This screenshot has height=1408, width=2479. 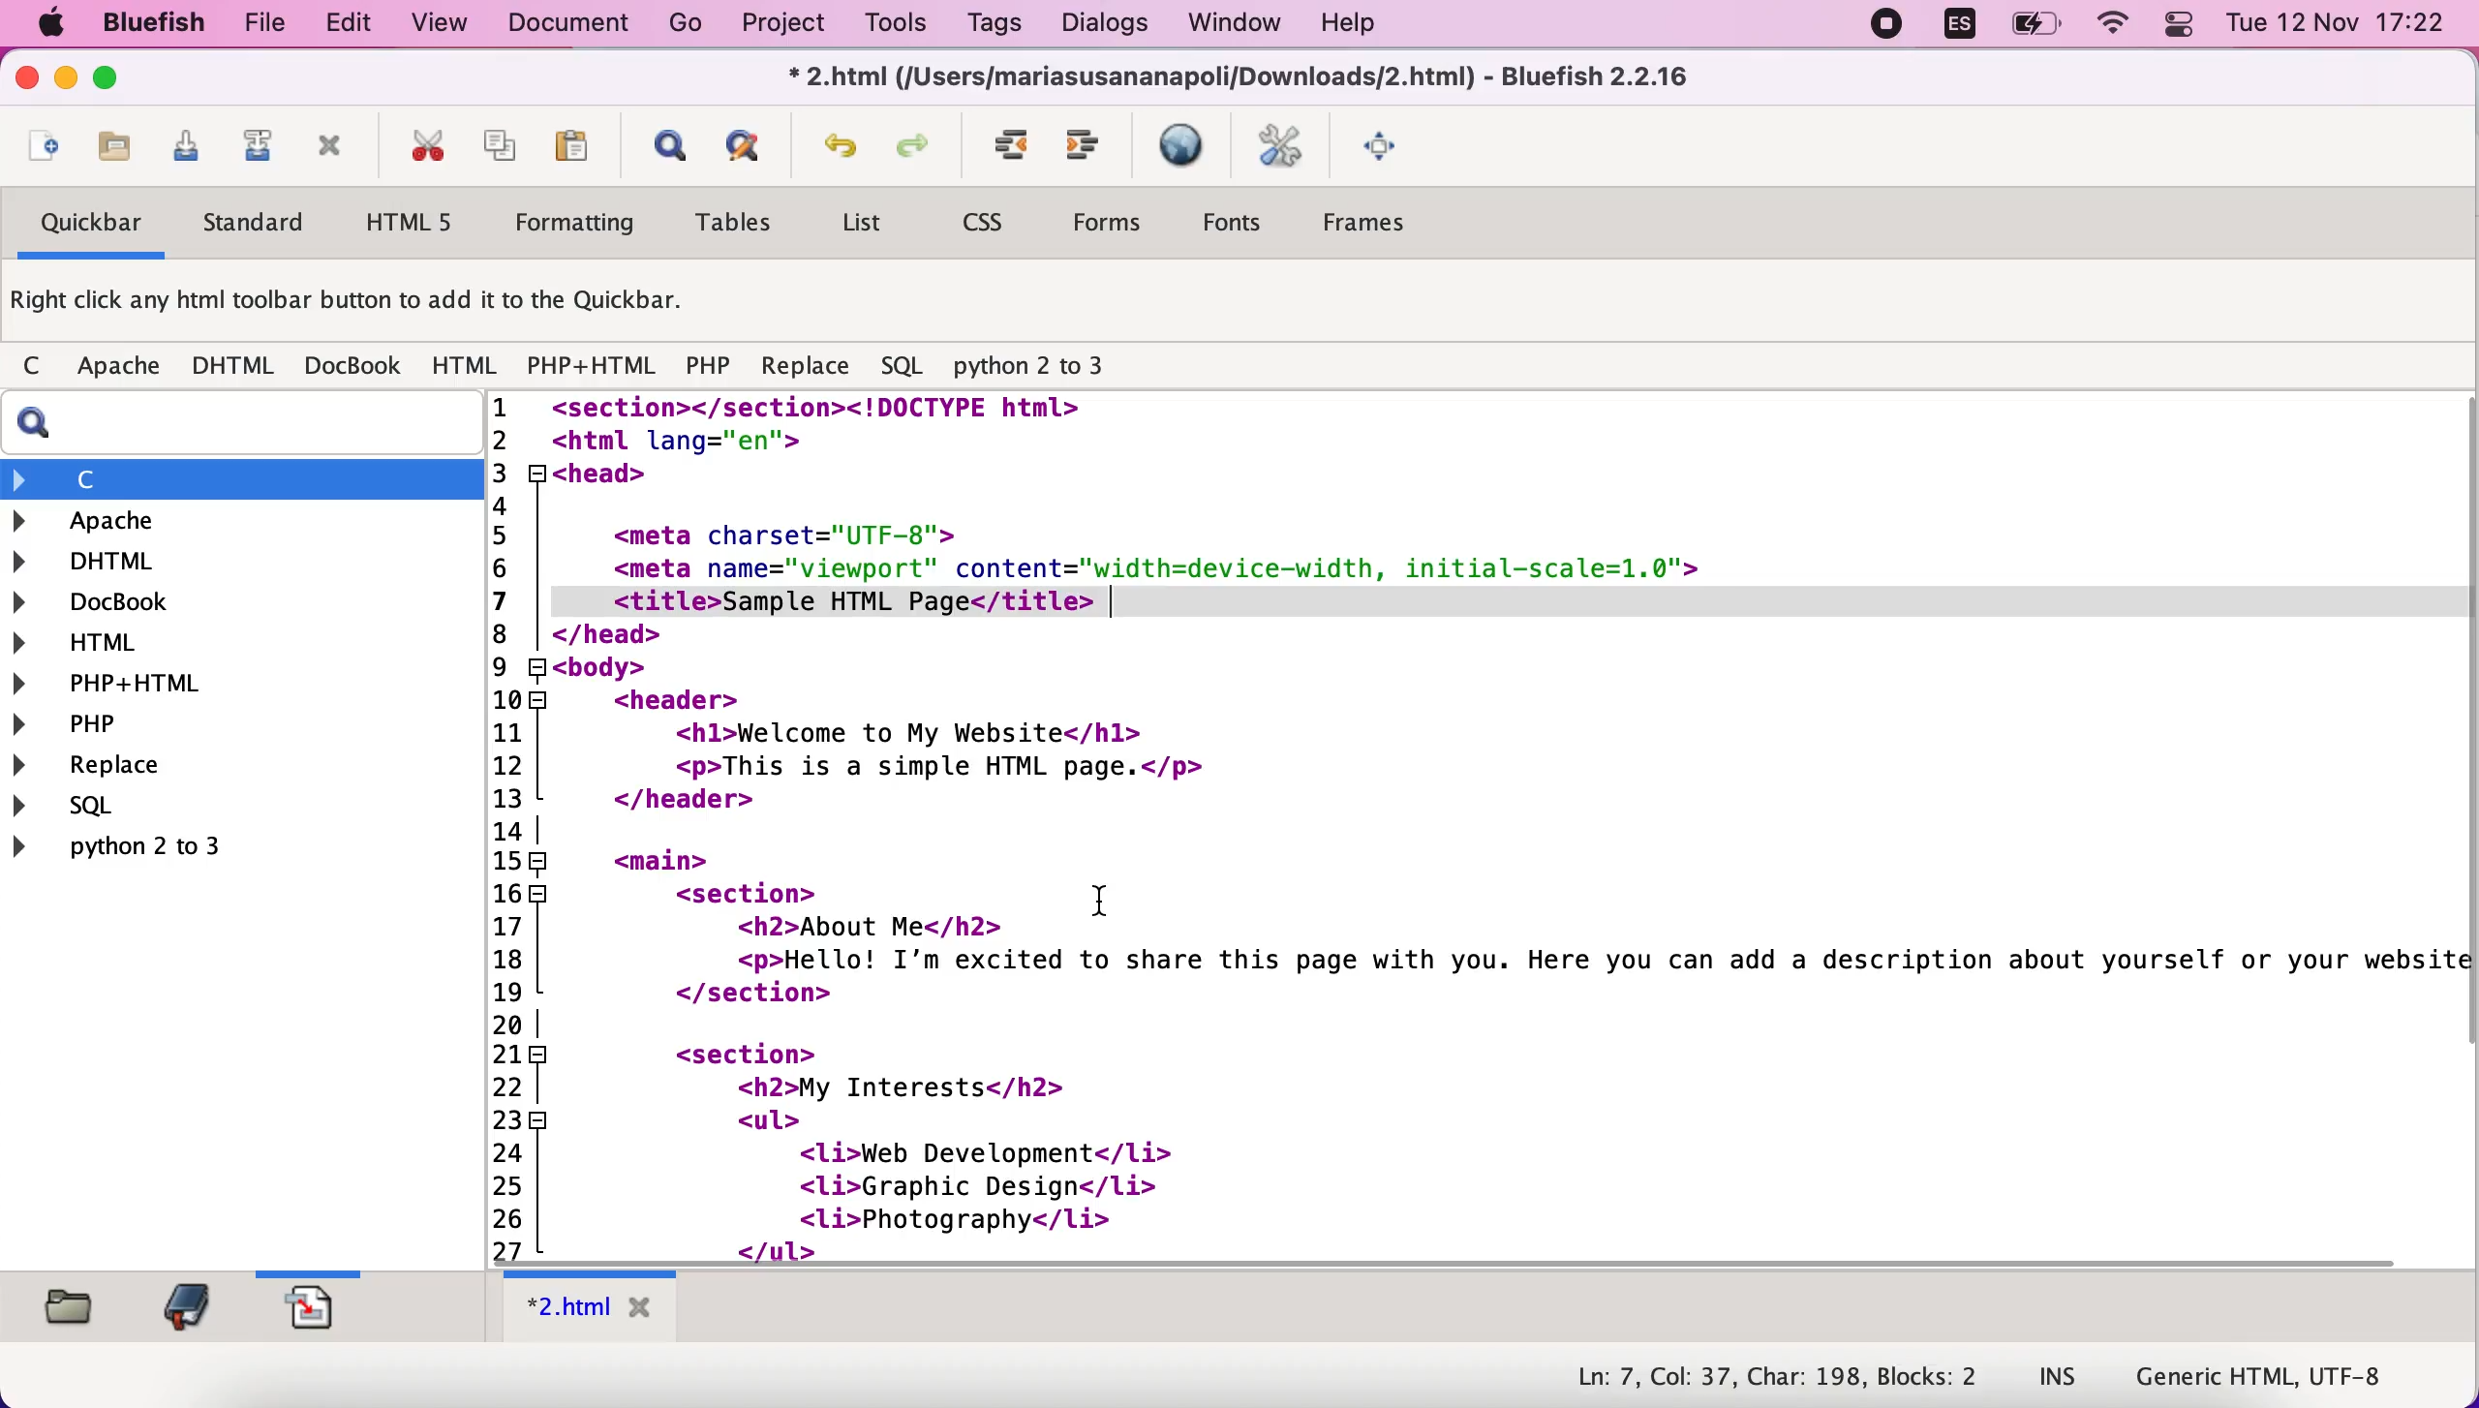 What do you see at coordinates (236, 685) in the screenshot?
I see `php+html` at bounding box center [236, 685].